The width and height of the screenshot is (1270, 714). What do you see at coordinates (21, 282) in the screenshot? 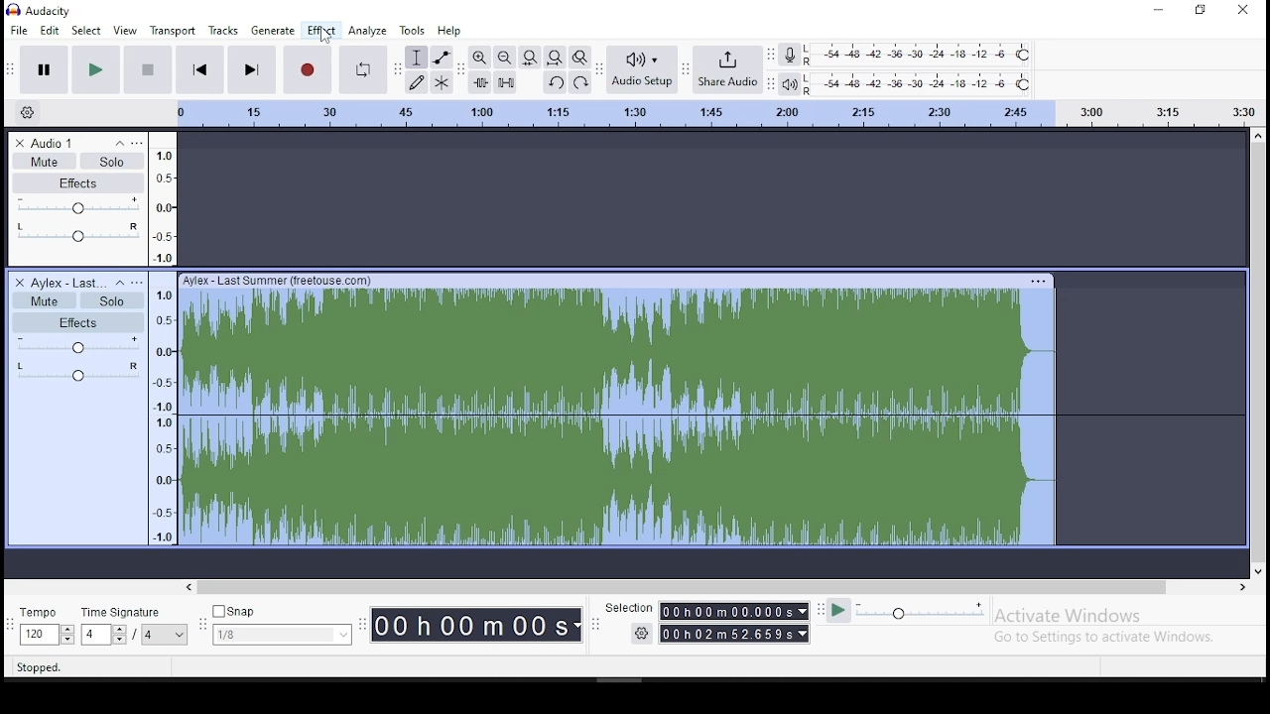
I see `delete track` at bounding box center [21, 282].